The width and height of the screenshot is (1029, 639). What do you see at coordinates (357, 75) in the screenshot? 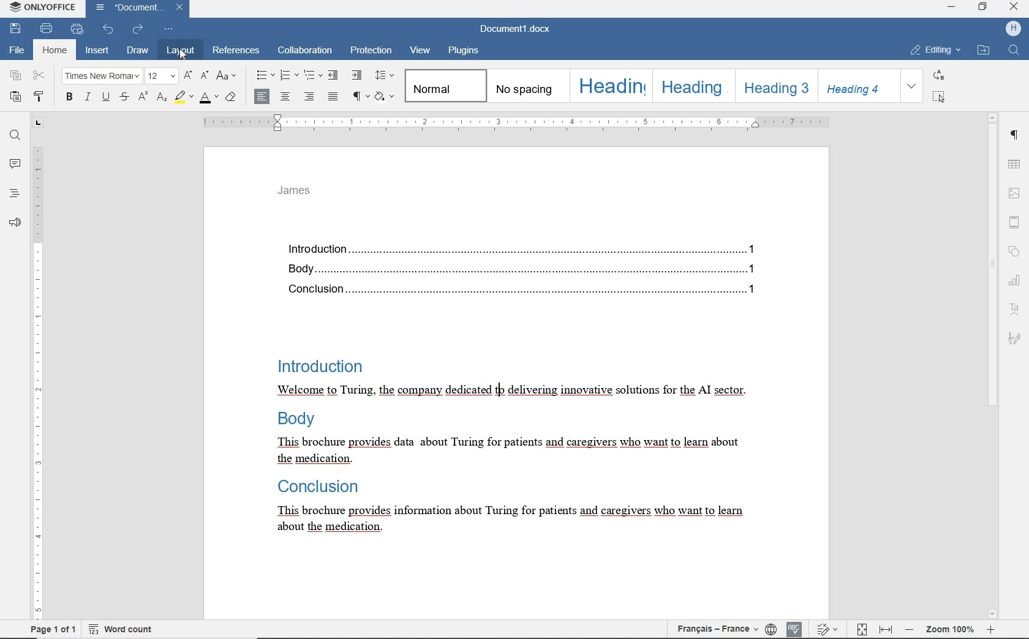
I see `increase indent` at bounding box center [357, 75].